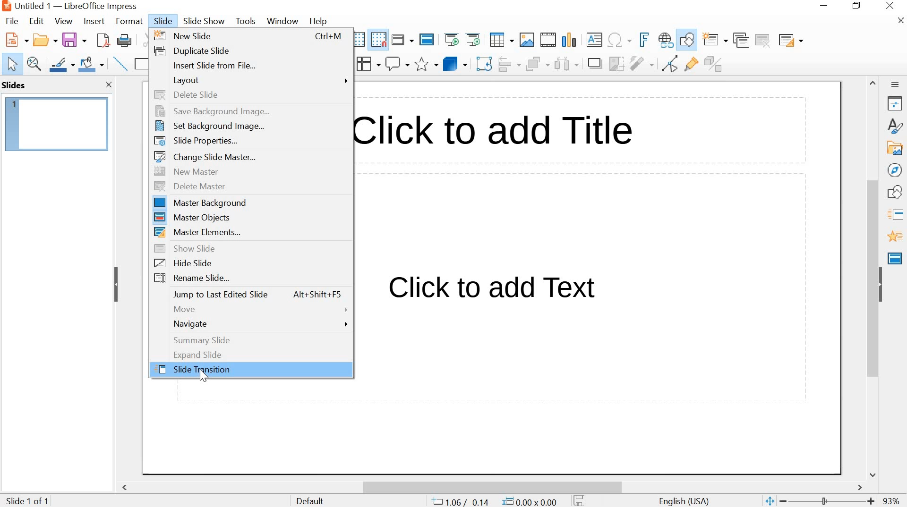 Image resolution: width=907 pixels, height=507 pixels. Describe the element at coordinates (117, 286) in the screenshot. I see `HIDE` at that location.